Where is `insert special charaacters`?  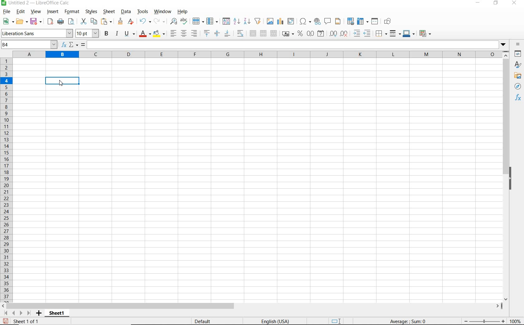 insert special charaacters is located at coordinates (305, 21).